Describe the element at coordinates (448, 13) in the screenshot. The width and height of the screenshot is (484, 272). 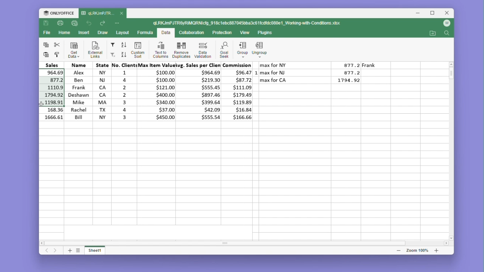
I see `Close` at that location.